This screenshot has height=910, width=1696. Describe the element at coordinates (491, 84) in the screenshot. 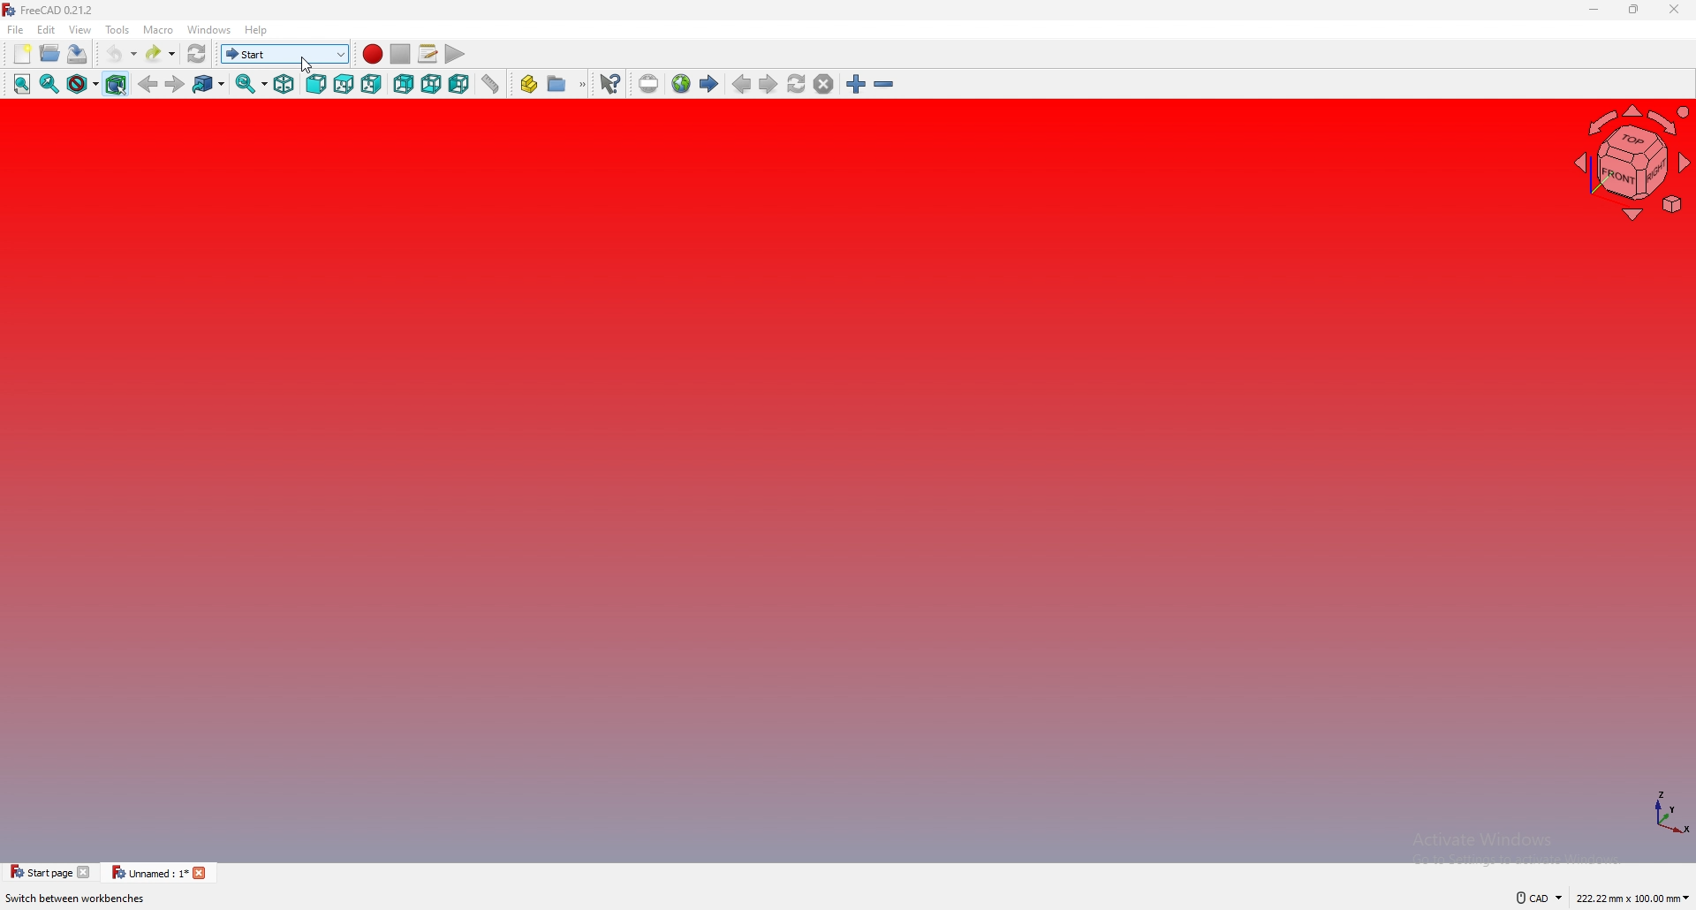

I see `measure distance` at that location.